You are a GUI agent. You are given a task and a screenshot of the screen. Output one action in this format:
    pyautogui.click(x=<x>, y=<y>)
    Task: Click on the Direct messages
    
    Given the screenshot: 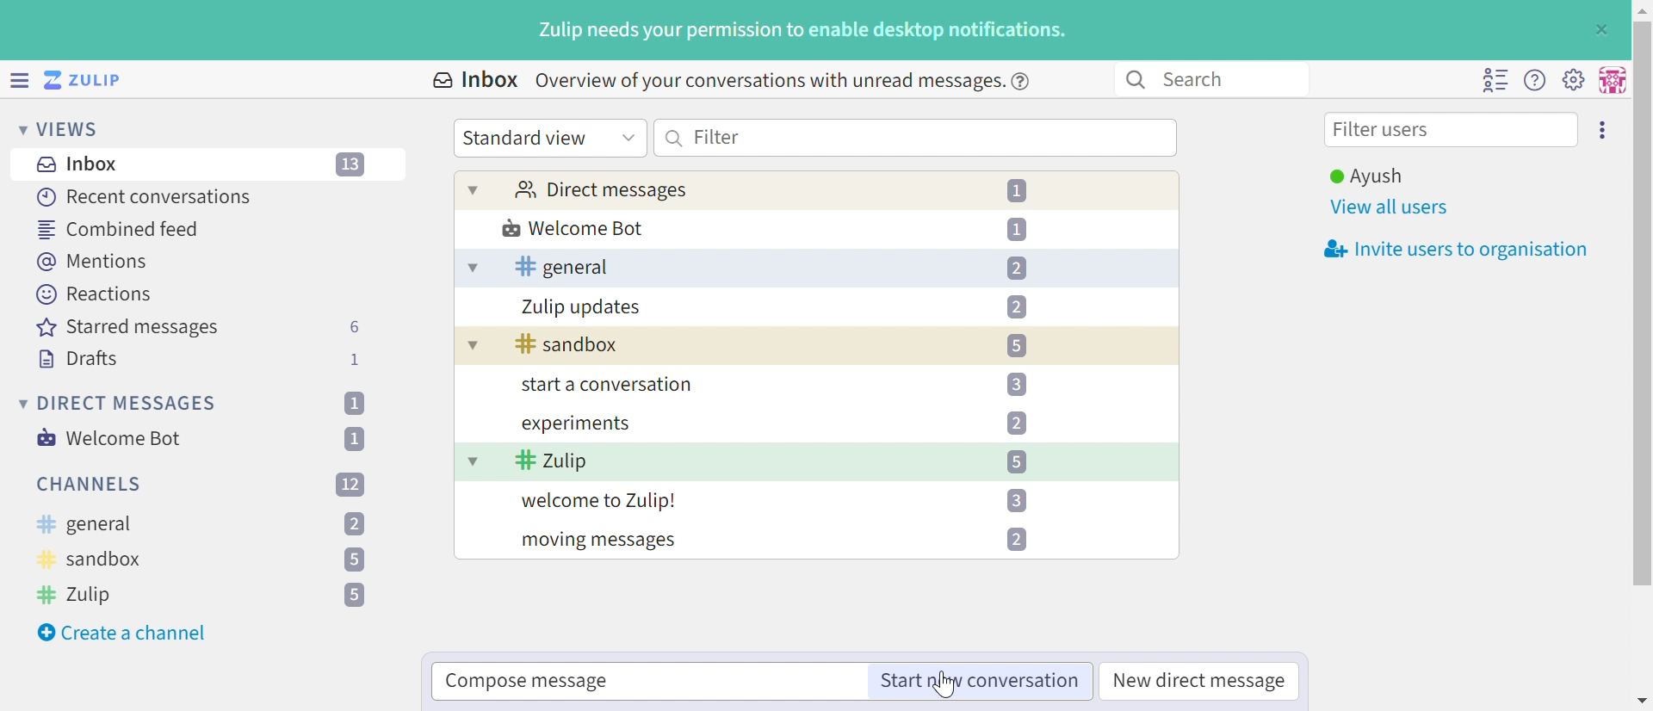 What is the action you would take?
    pyautogui.click(x=600, y=191)
    